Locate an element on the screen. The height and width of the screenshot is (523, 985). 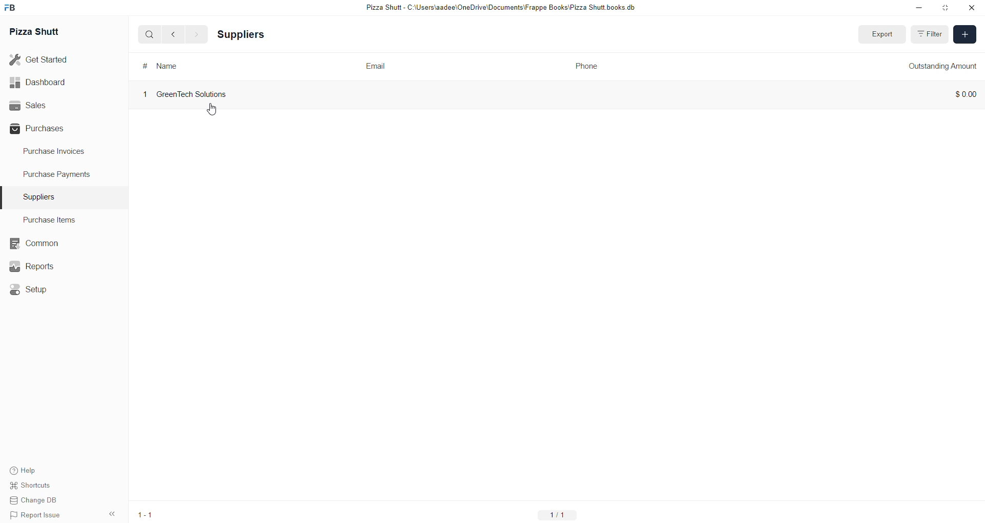
Get Started is located at coordinates (46, 61).